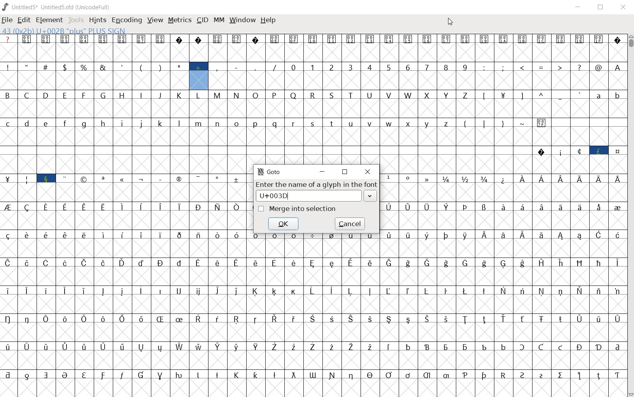 The width and height of the screenshot is (634, 397). Describe the element at coordinates (317, 192) in the screenshot. I see `enter the name of a glyph in the font` at that location.